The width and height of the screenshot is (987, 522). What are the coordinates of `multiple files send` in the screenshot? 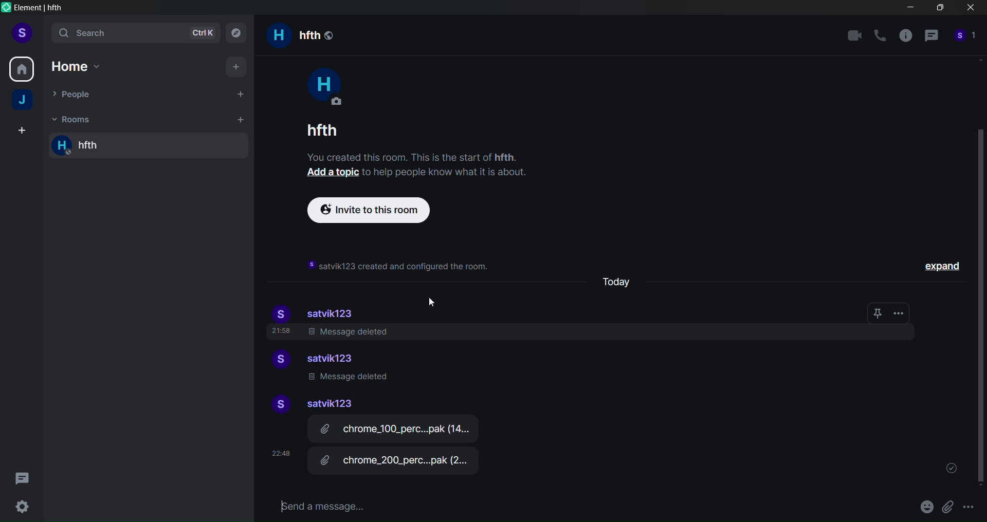 It's located at (400, 448).